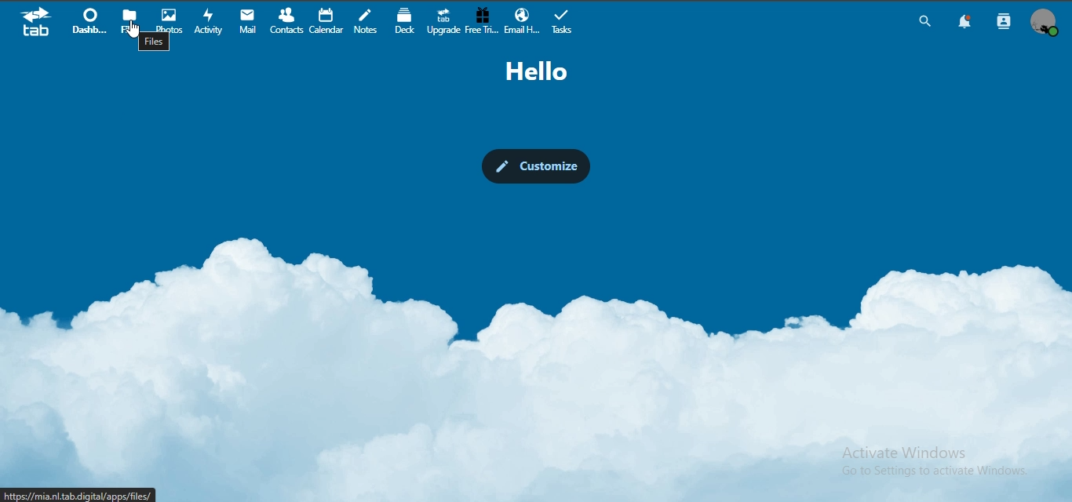 The image size is (1072, 502). What do you see at coordinates (444, 20) in the screenshot?
I see `upgrade` at bounding box center [444, 20].